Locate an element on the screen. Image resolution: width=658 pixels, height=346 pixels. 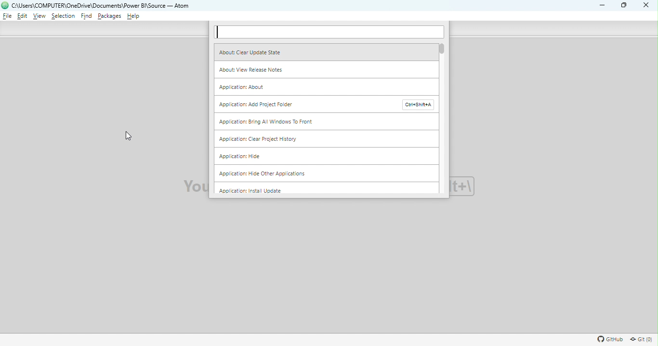
Application: Clear project history is located at coordinates (329, 138).